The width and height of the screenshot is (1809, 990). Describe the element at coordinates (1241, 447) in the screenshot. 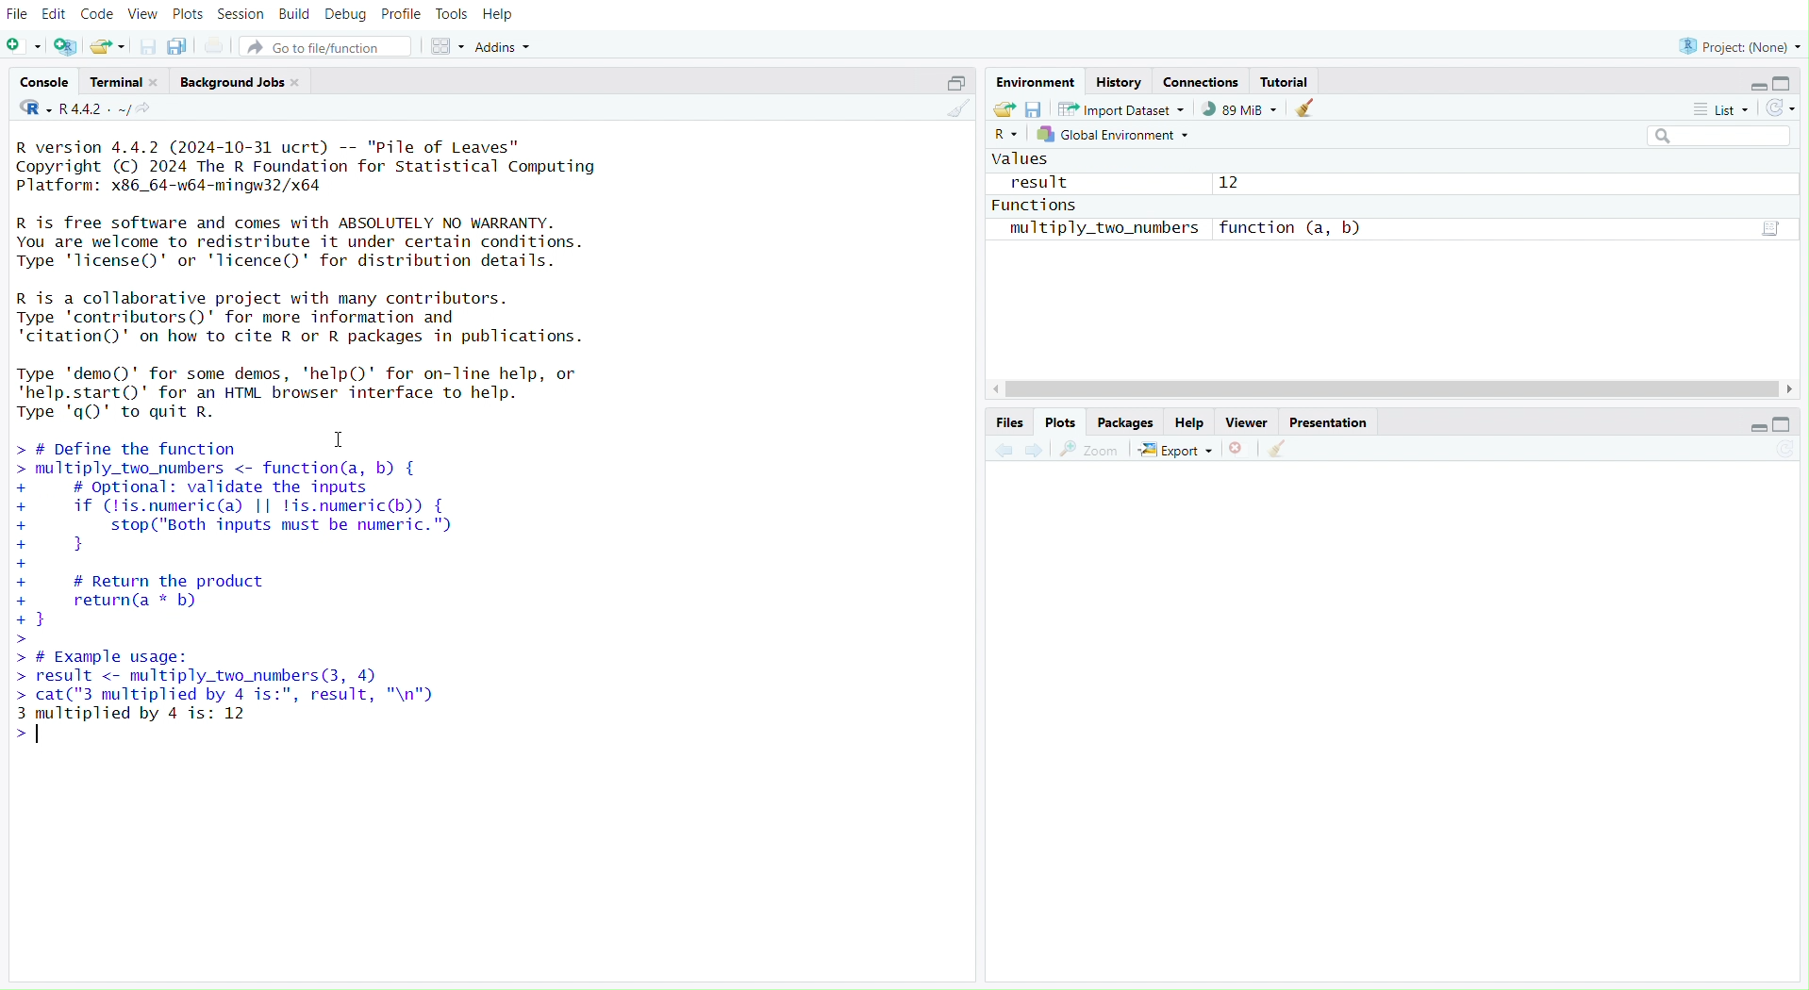

I see `Close` at that location.